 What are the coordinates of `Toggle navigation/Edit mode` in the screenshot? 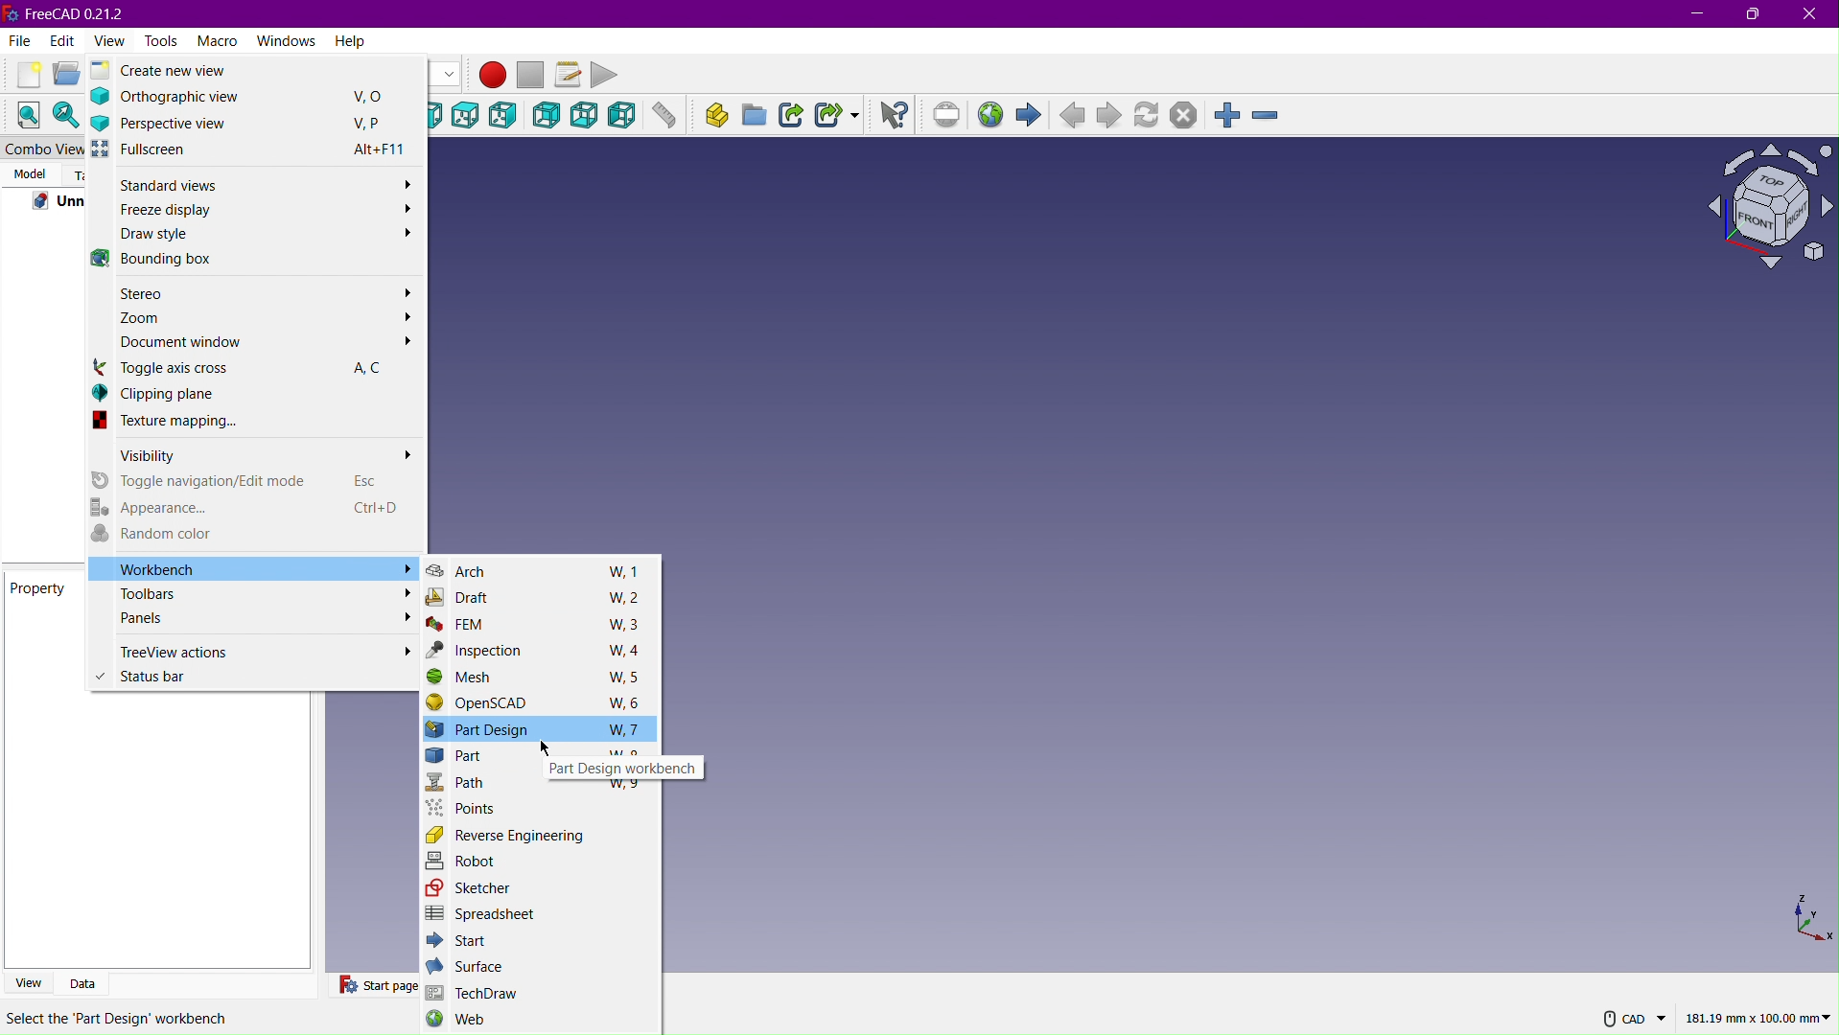 It's located at (259, 482).